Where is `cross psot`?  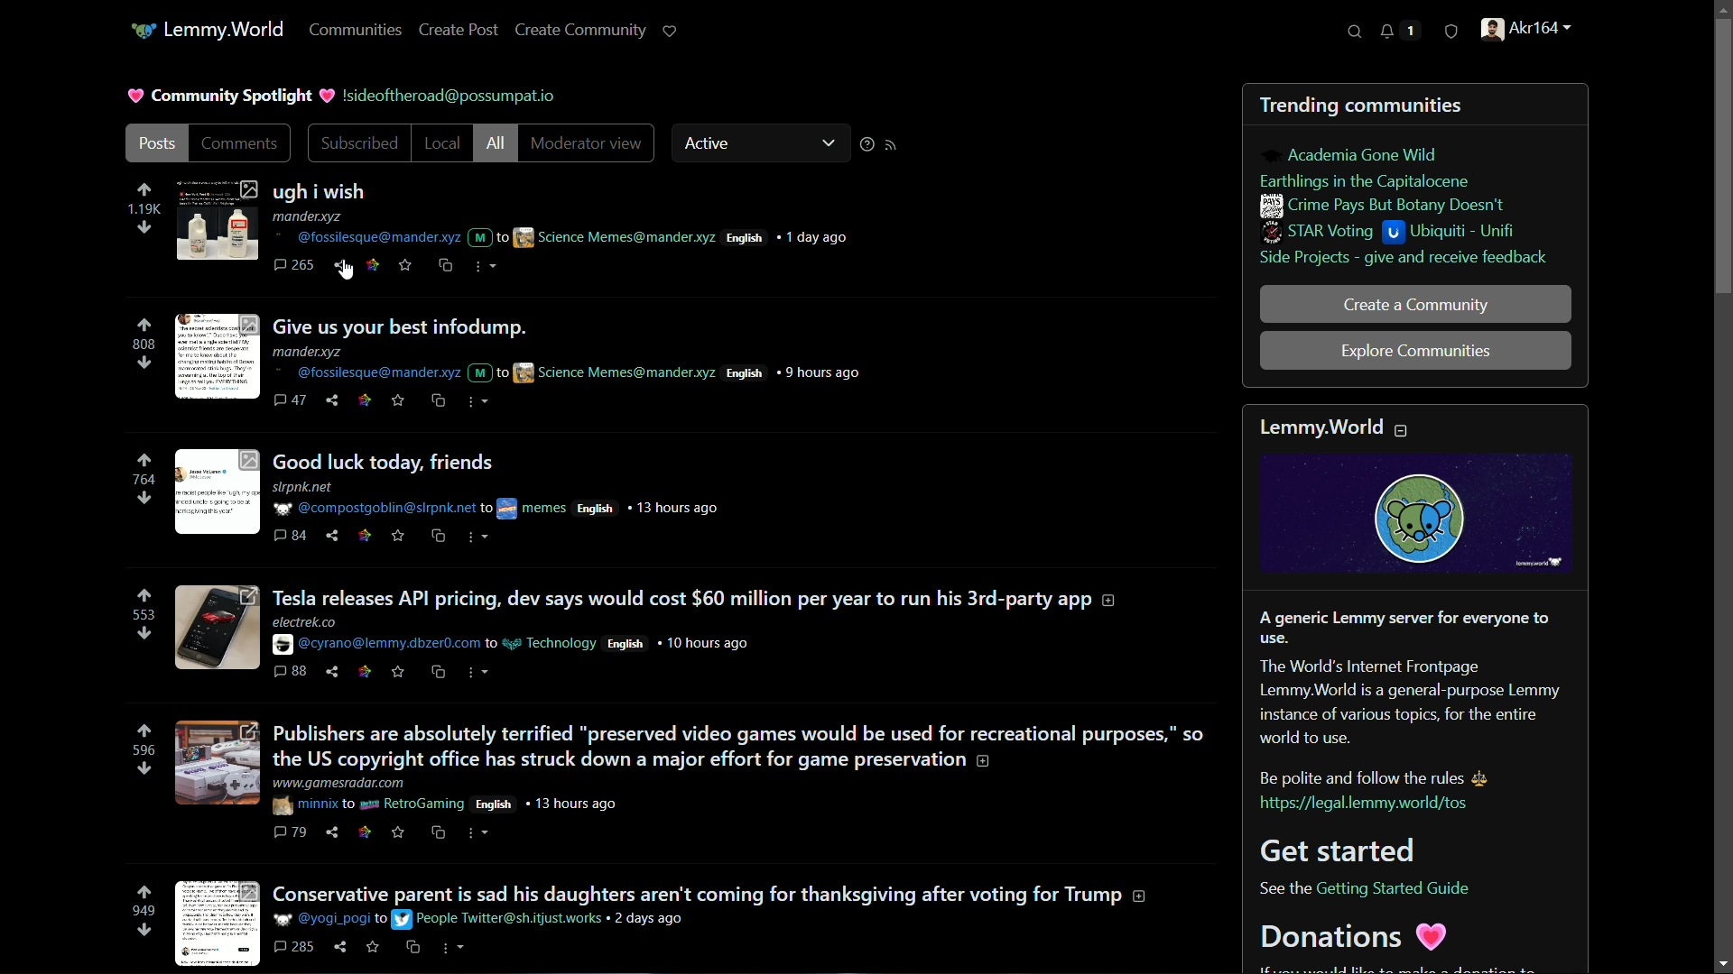 cross psot is located at coordinates (440, 536).